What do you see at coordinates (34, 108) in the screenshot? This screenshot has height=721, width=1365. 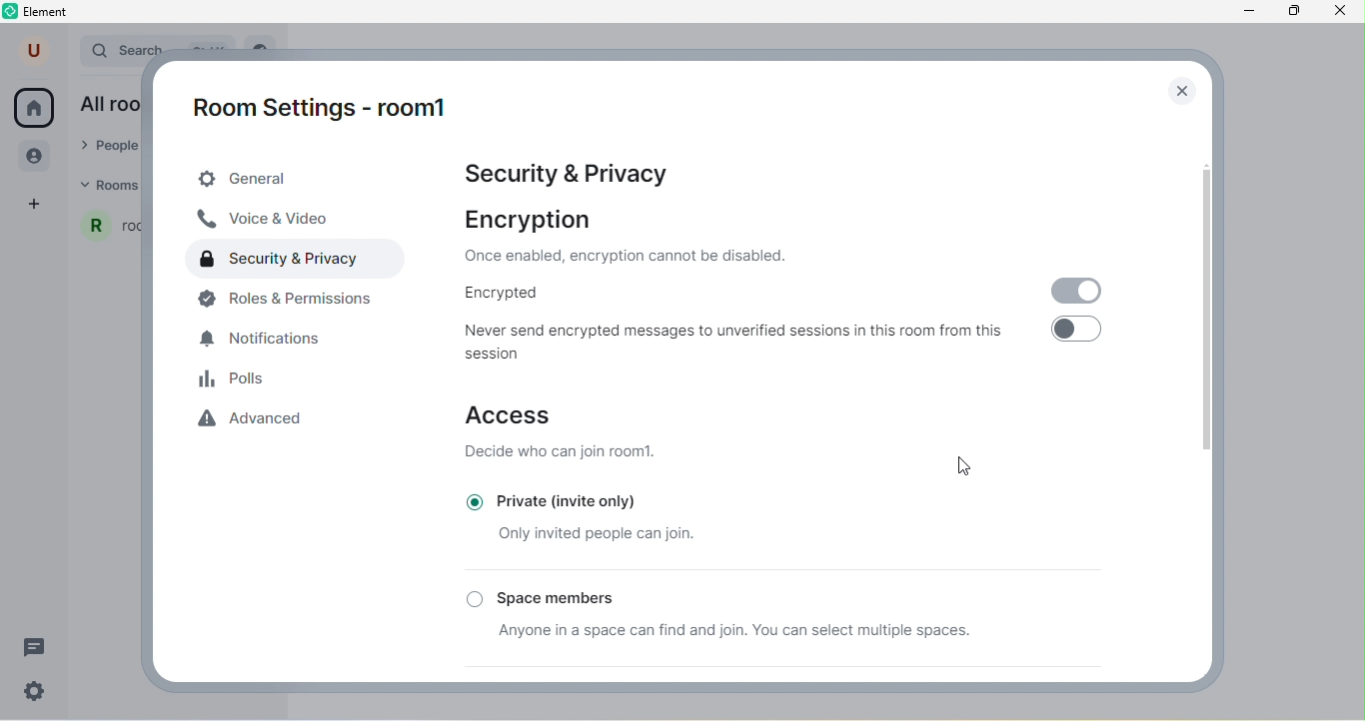 I see `home` at bounding box center [34, 108].